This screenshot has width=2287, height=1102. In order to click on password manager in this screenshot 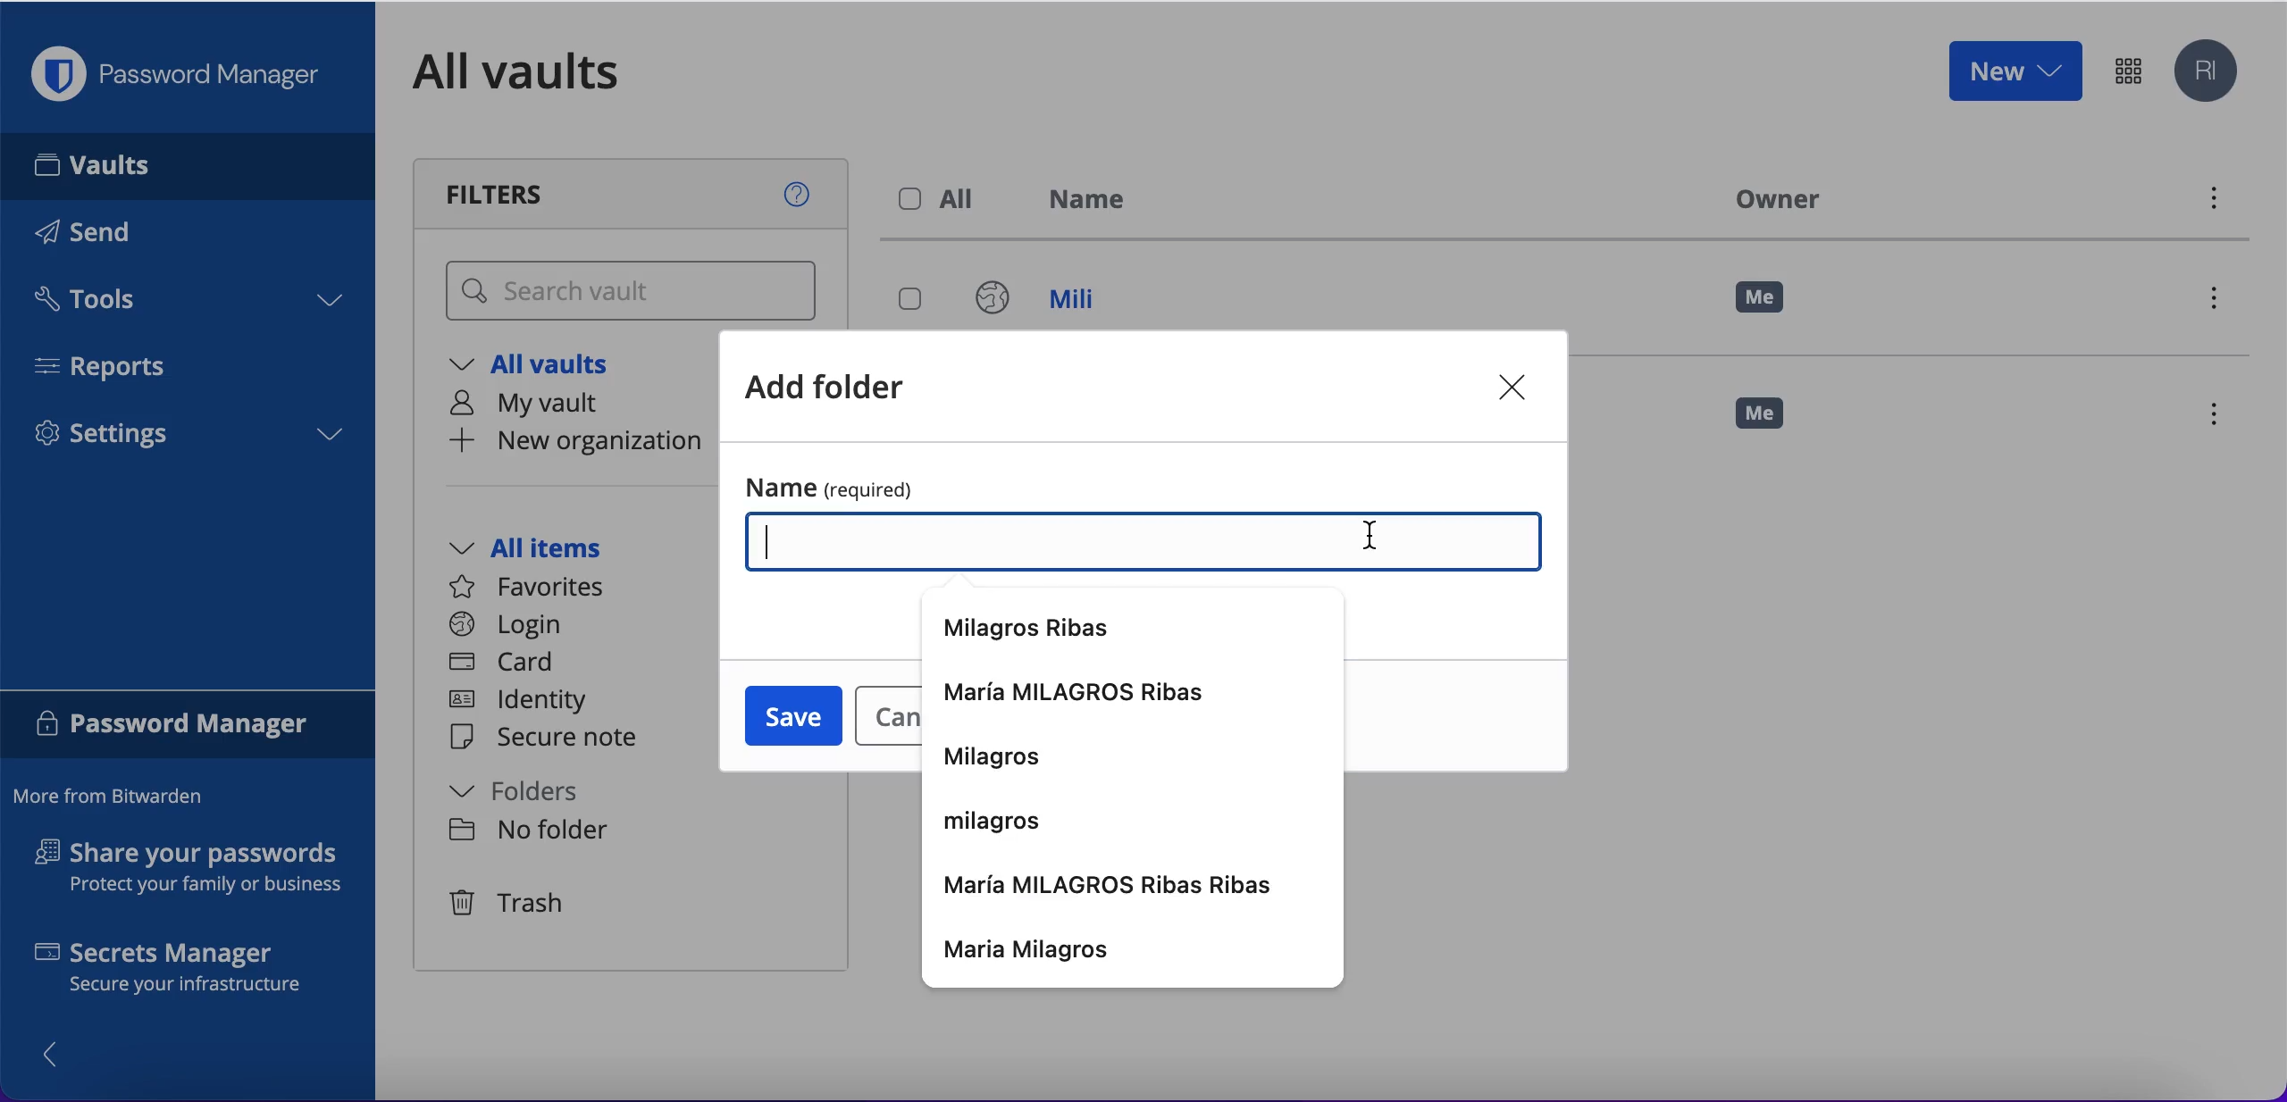, I will do `click(184, 74)`.